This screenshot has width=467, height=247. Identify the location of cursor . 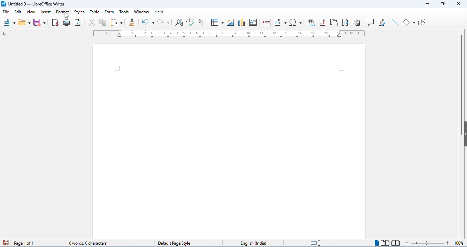
(67, 15).